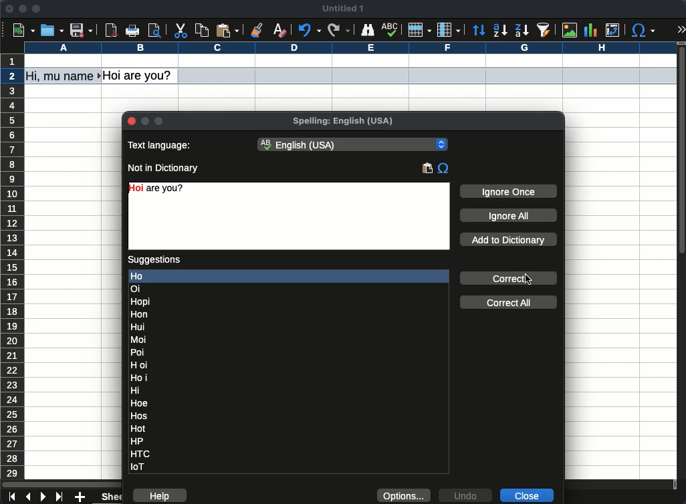  What do you see at coordinates (29, 497) in the screenshot?
I see `previous sheet` at bounding box center [29, 497].